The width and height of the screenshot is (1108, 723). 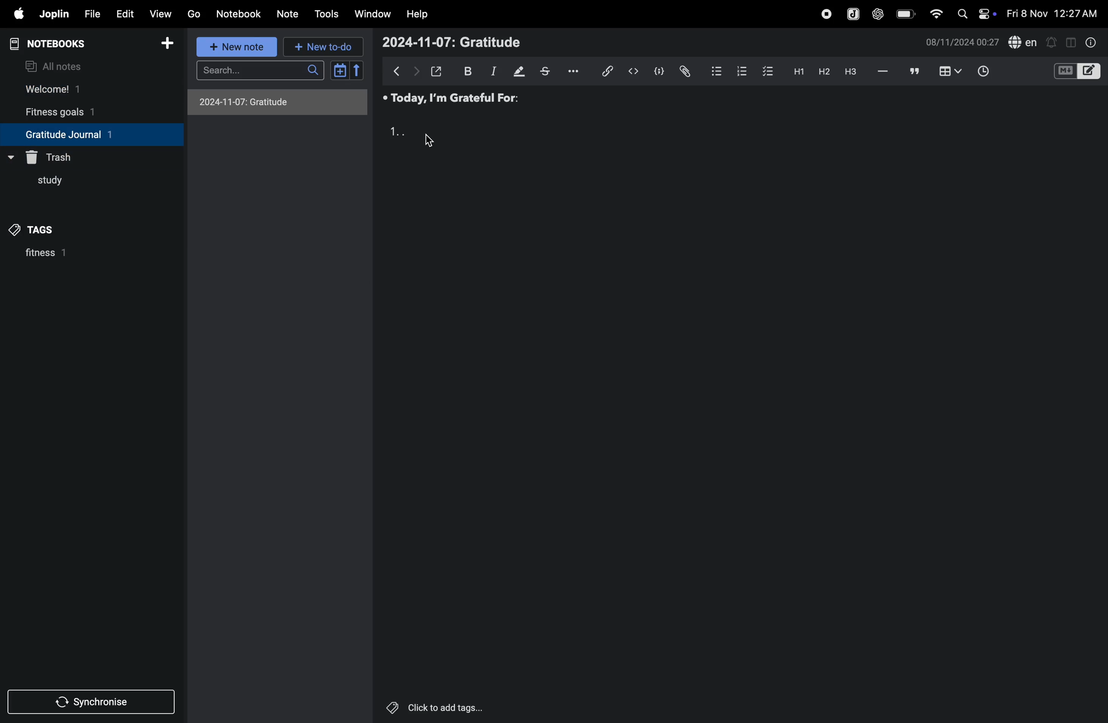 I want to click on edit, so click(x=124, y=14).